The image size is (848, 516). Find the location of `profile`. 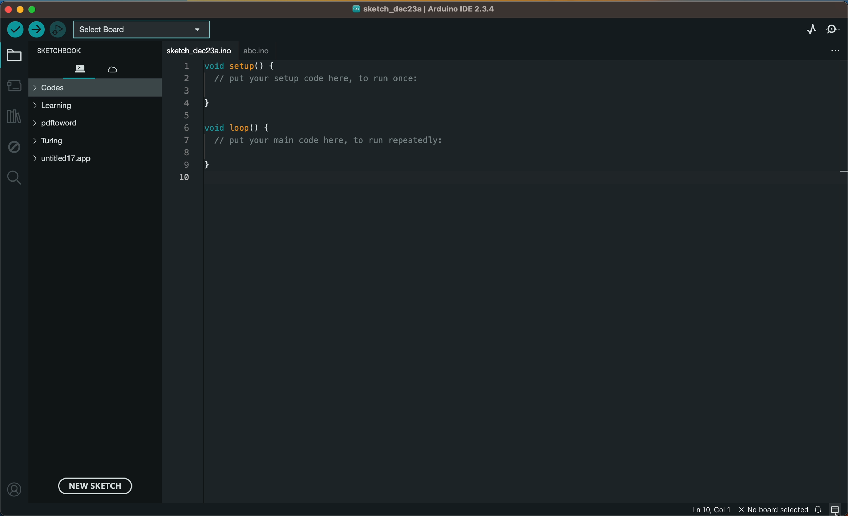

profile is located at coordinates (14, 486).